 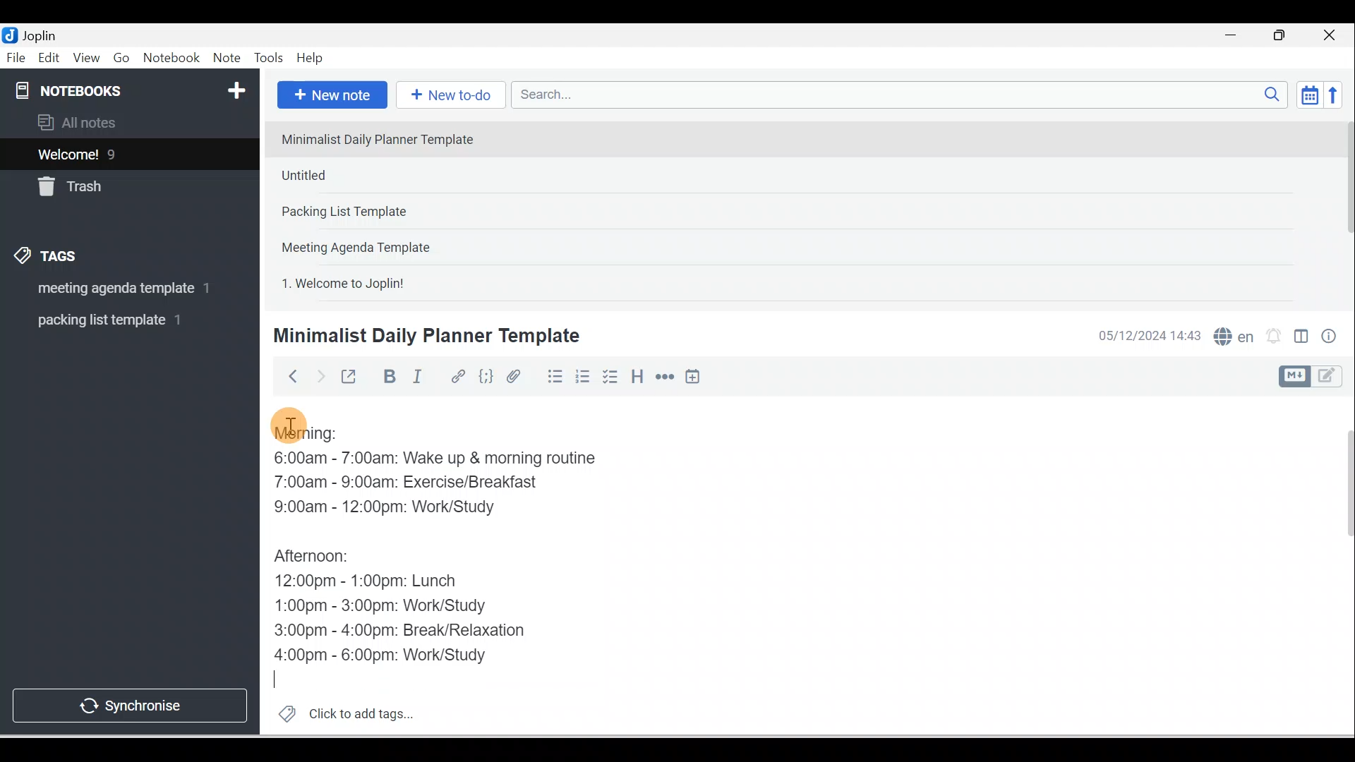 I want to click on Attach file, so click(x=517, y=376).